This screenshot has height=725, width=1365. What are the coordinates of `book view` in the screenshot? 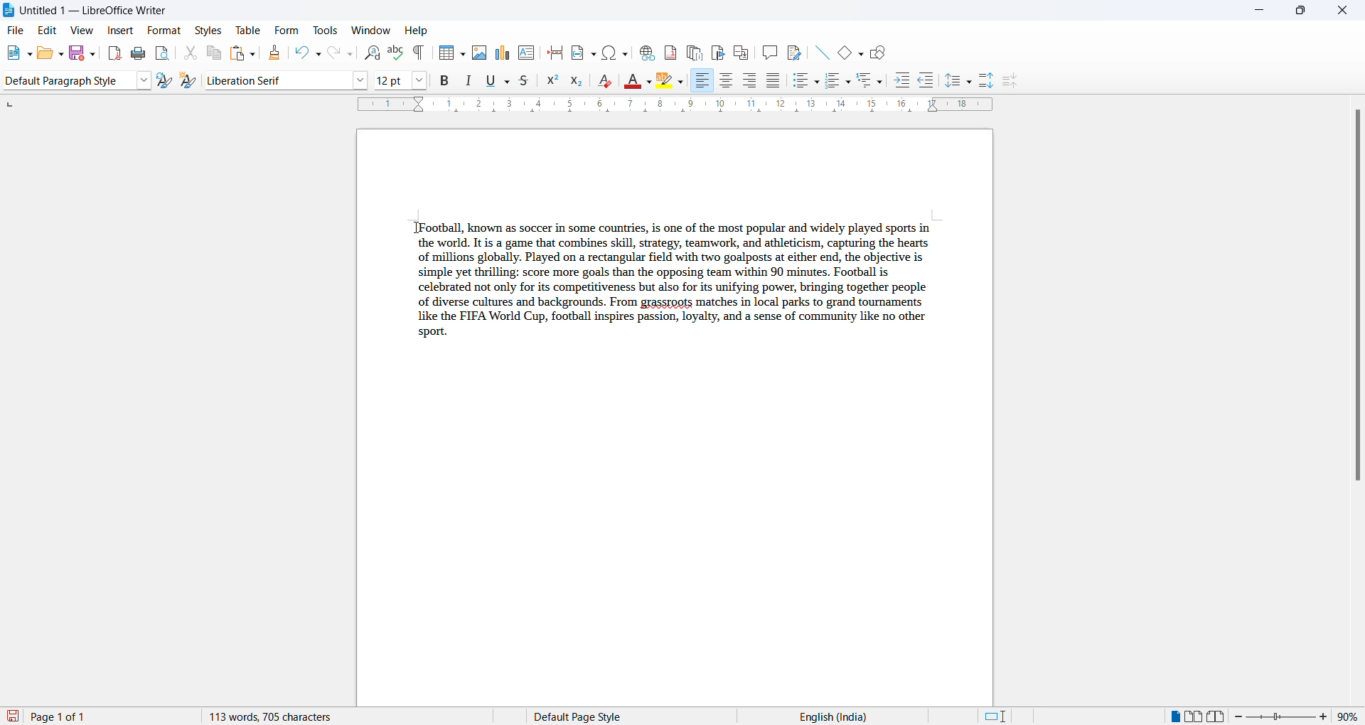 It's located at (1218, 716).